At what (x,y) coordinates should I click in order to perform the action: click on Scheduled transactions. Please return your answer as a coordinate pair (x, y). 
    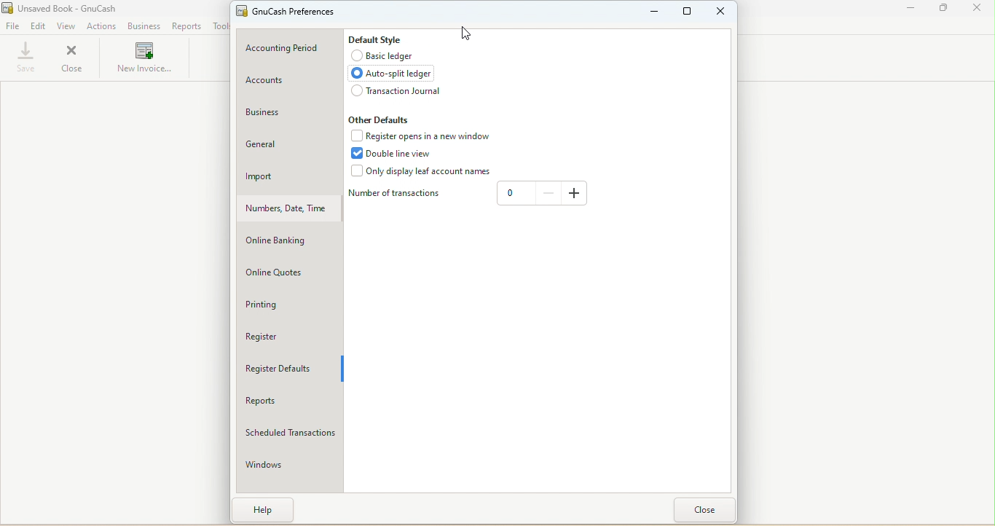
    Looking at the image, I should click on (290, 431).